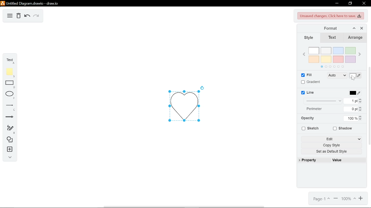 The width and height of the screenshot is (371, 208). What do you see at coordinates (353, 101) in the screenshot?
I see `1pt` at bounding box center [353, 101].